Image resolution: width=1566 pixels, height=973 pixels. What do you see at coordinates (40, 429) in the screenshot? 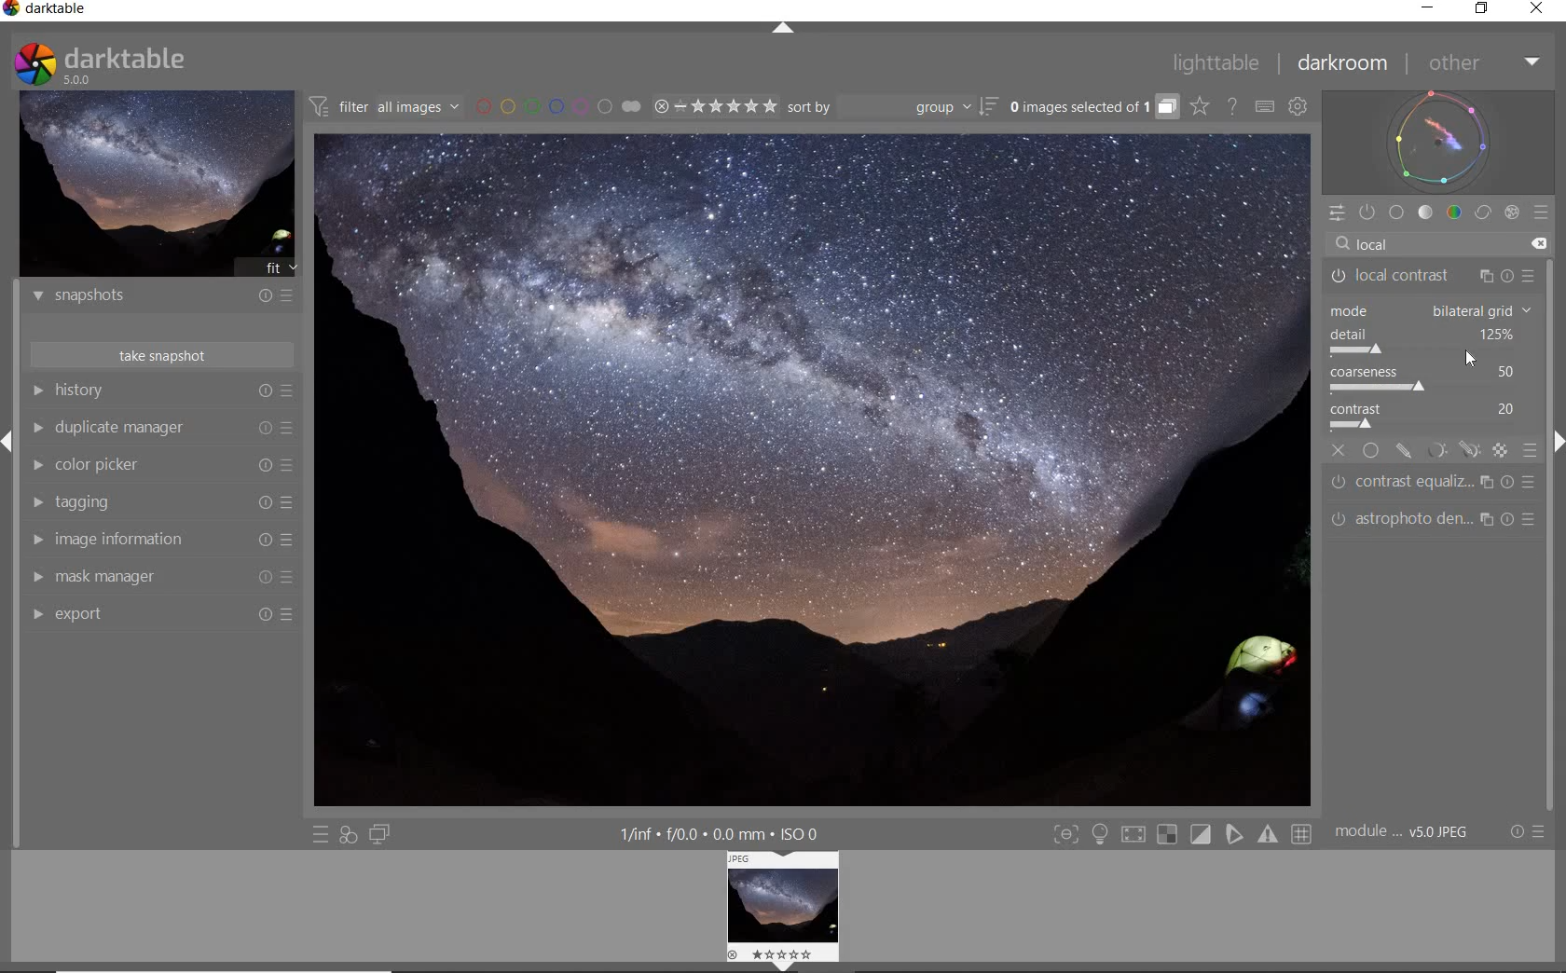
I see `DUPLICATE MANAGER` at bounding box center [40, 429].